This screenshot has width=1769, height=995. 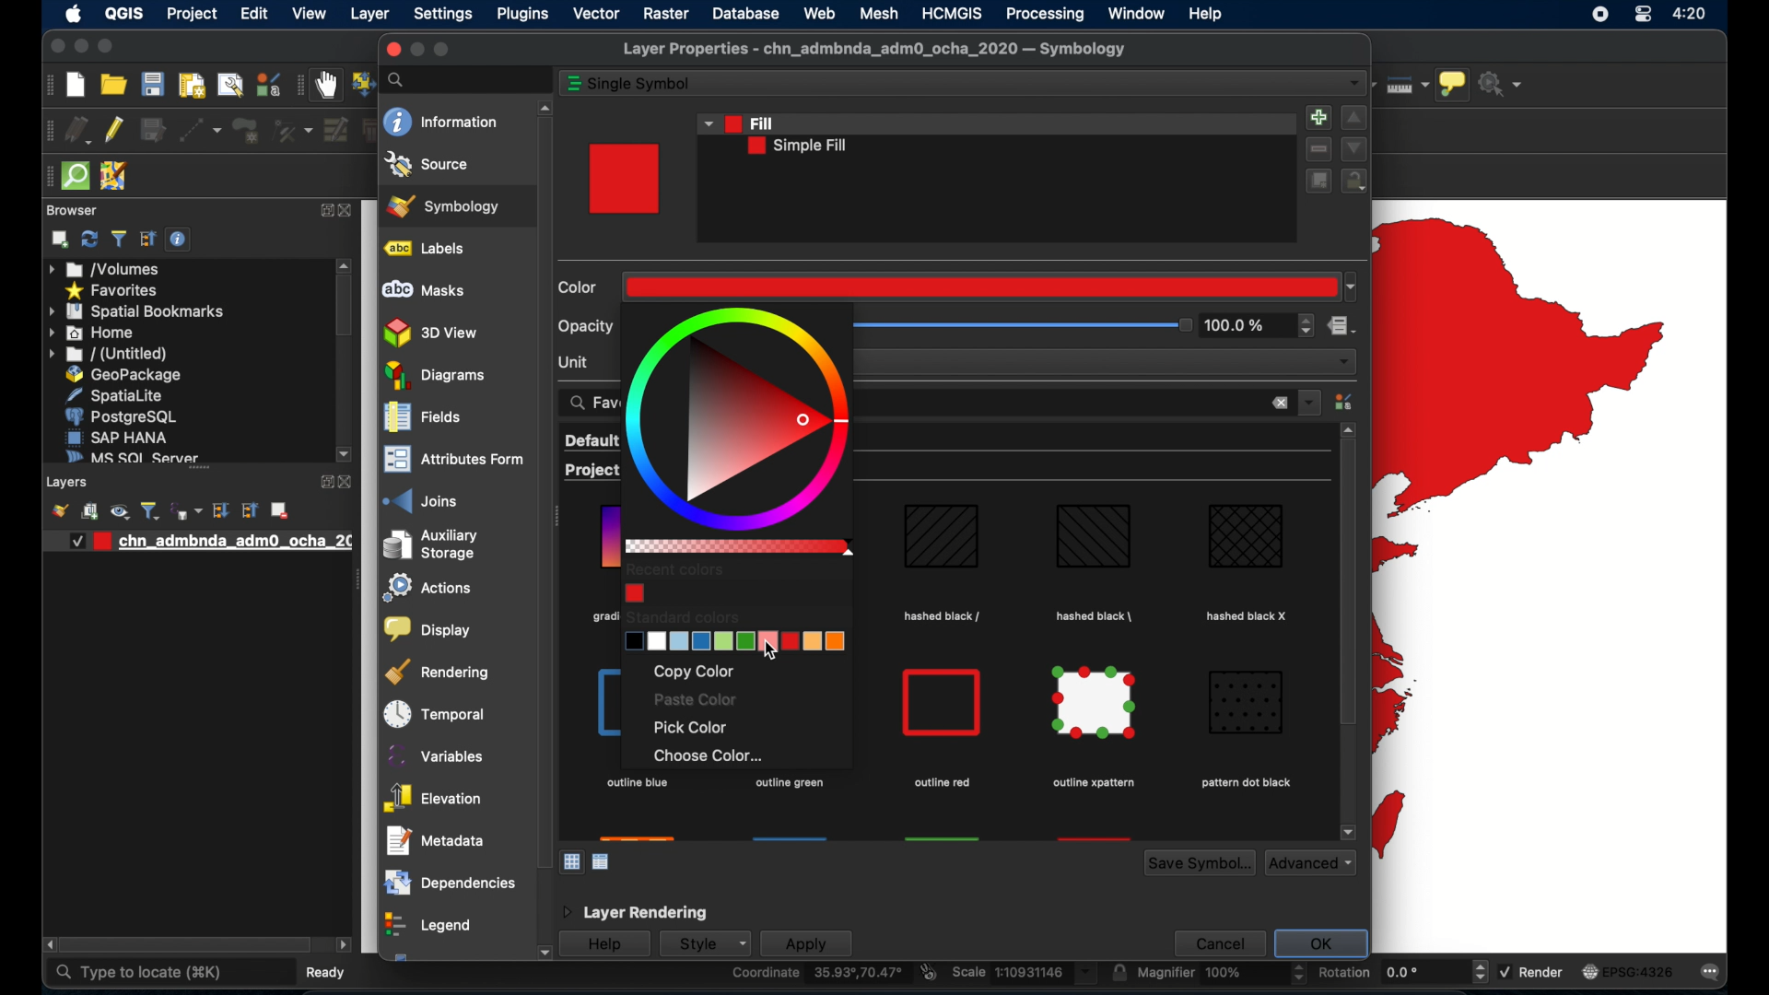 I want to click on temporal, so click(x=430, y=714).